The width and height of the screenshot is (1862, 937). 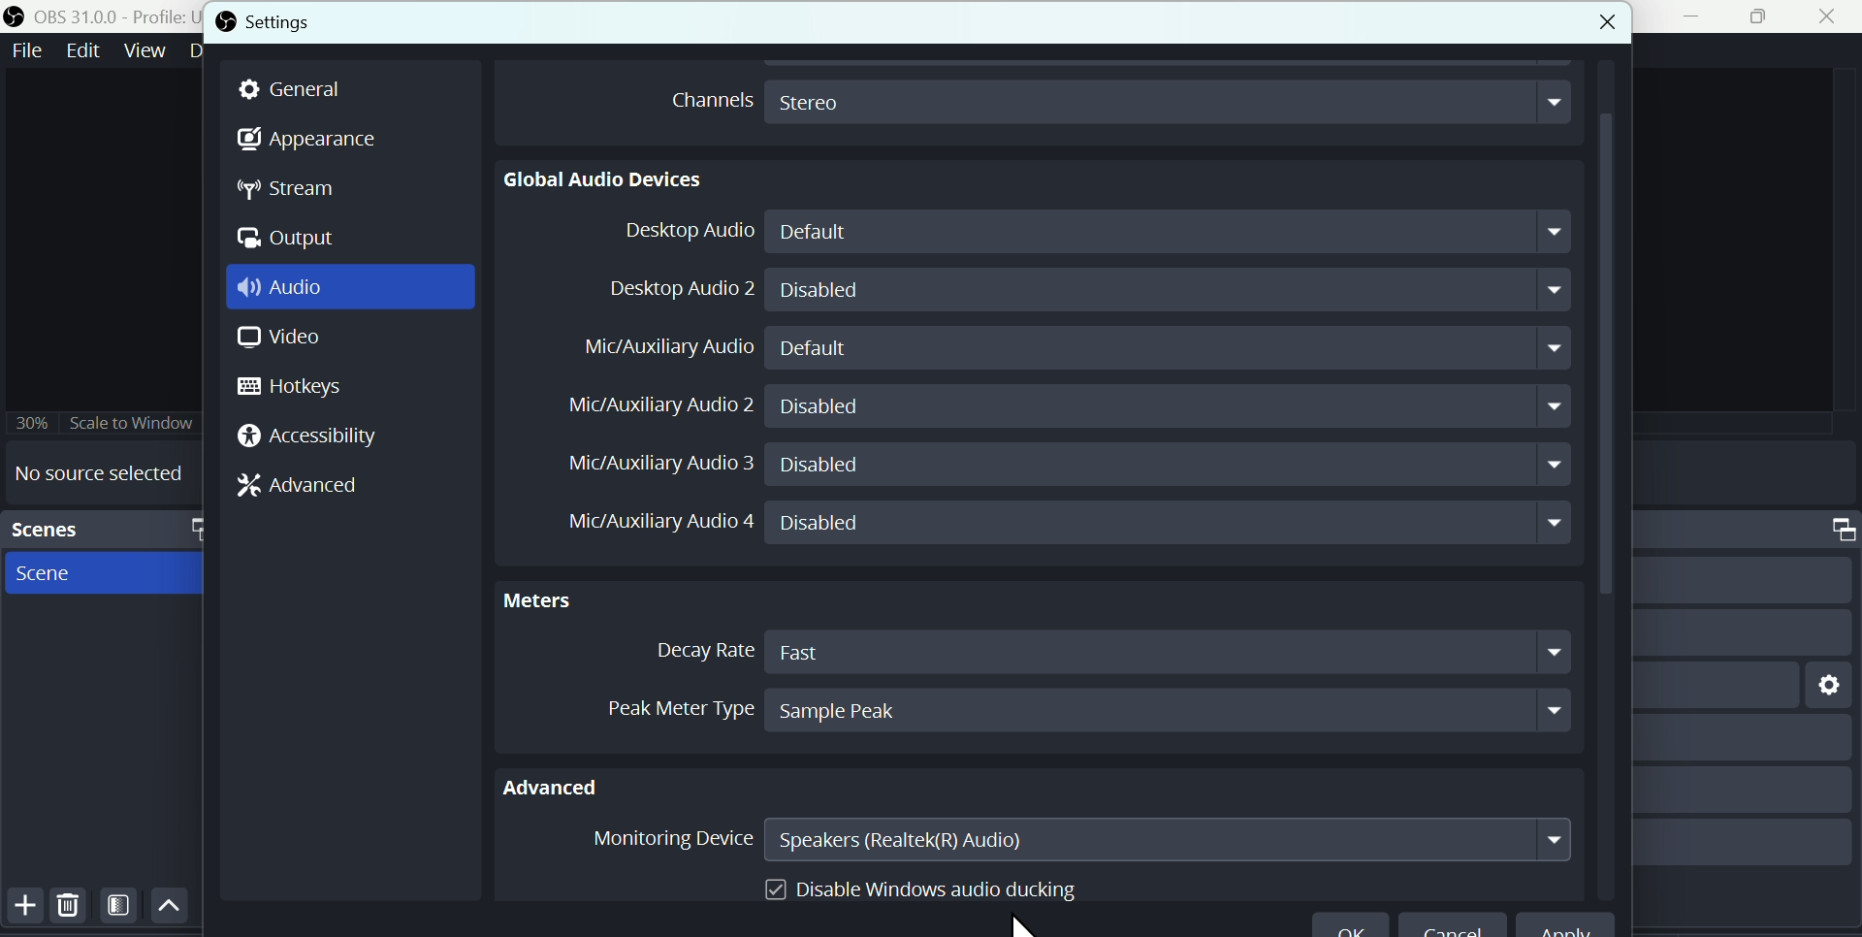 I want to click on Mic/Auxiliary Audio 2, so click(x=658, y=403).